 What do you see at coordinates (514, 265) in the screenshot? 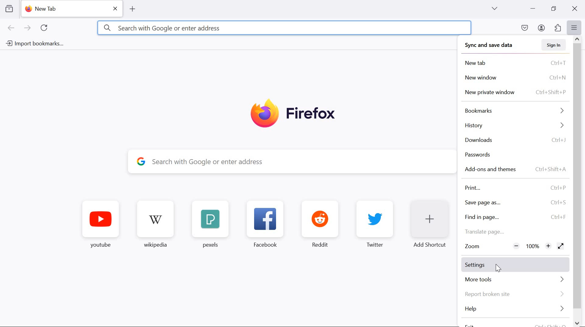
I see `settings` at bounding box center [514, 265].